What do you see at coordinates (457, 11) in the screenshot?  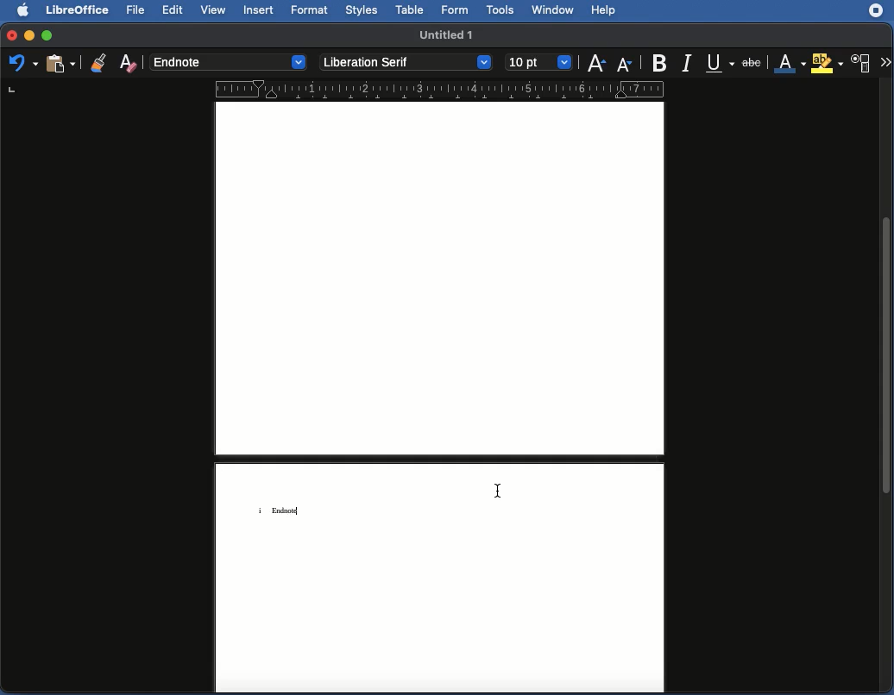 I see `Form` at bounding box center [457, 11].